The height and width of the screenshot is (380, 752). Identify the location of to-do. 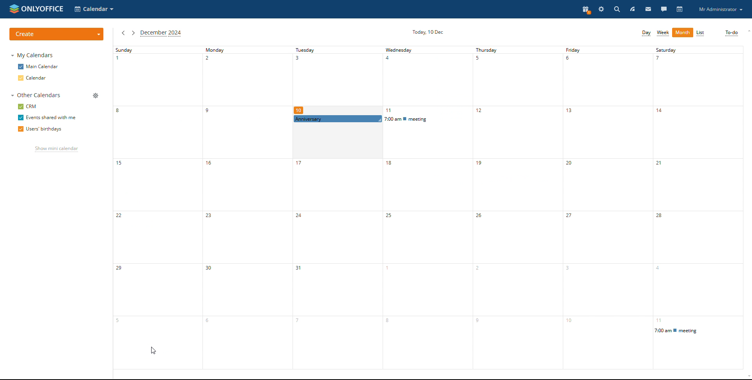
(730, 33).